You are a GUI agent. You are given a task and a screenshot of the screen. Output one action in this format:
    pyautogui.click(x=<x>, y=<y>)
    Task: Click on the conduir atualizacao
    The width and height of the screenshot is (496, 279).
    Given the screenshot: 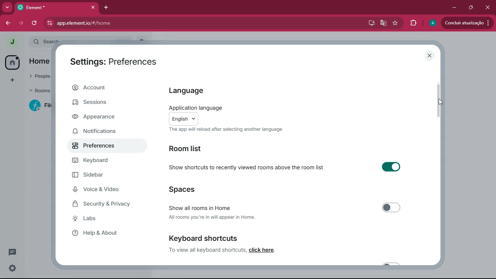 What is the action you would take?
    pyautogui.click(x=467, y=23)
    